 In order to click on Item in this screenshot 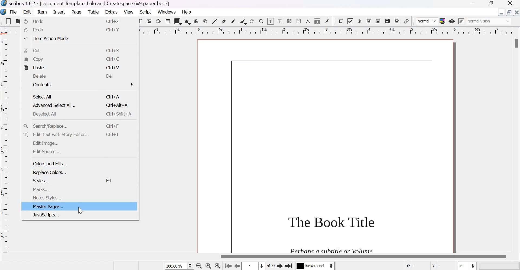, I will do `click(43, 12)`.